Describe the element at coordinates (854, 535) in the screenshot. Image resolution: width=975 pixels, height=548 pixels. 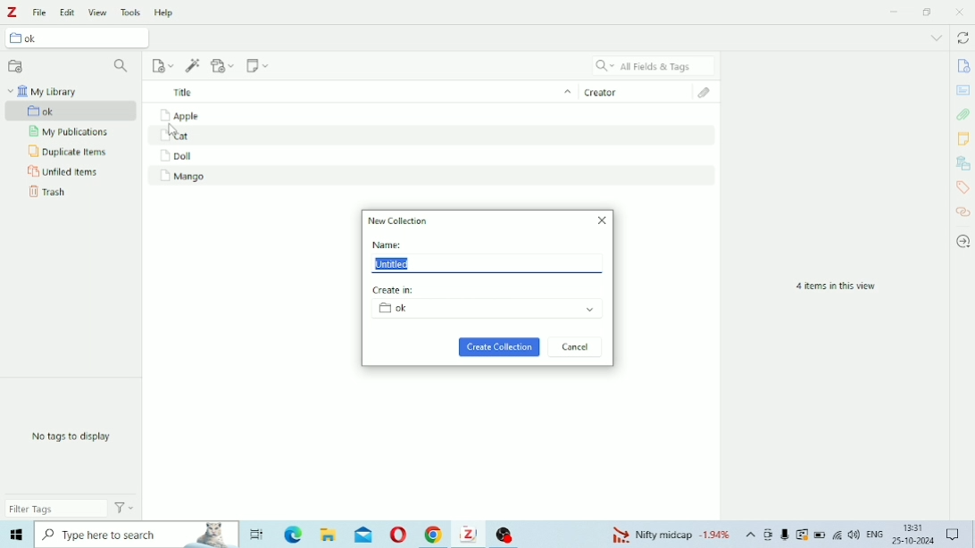
I see `Speakers` at that location.